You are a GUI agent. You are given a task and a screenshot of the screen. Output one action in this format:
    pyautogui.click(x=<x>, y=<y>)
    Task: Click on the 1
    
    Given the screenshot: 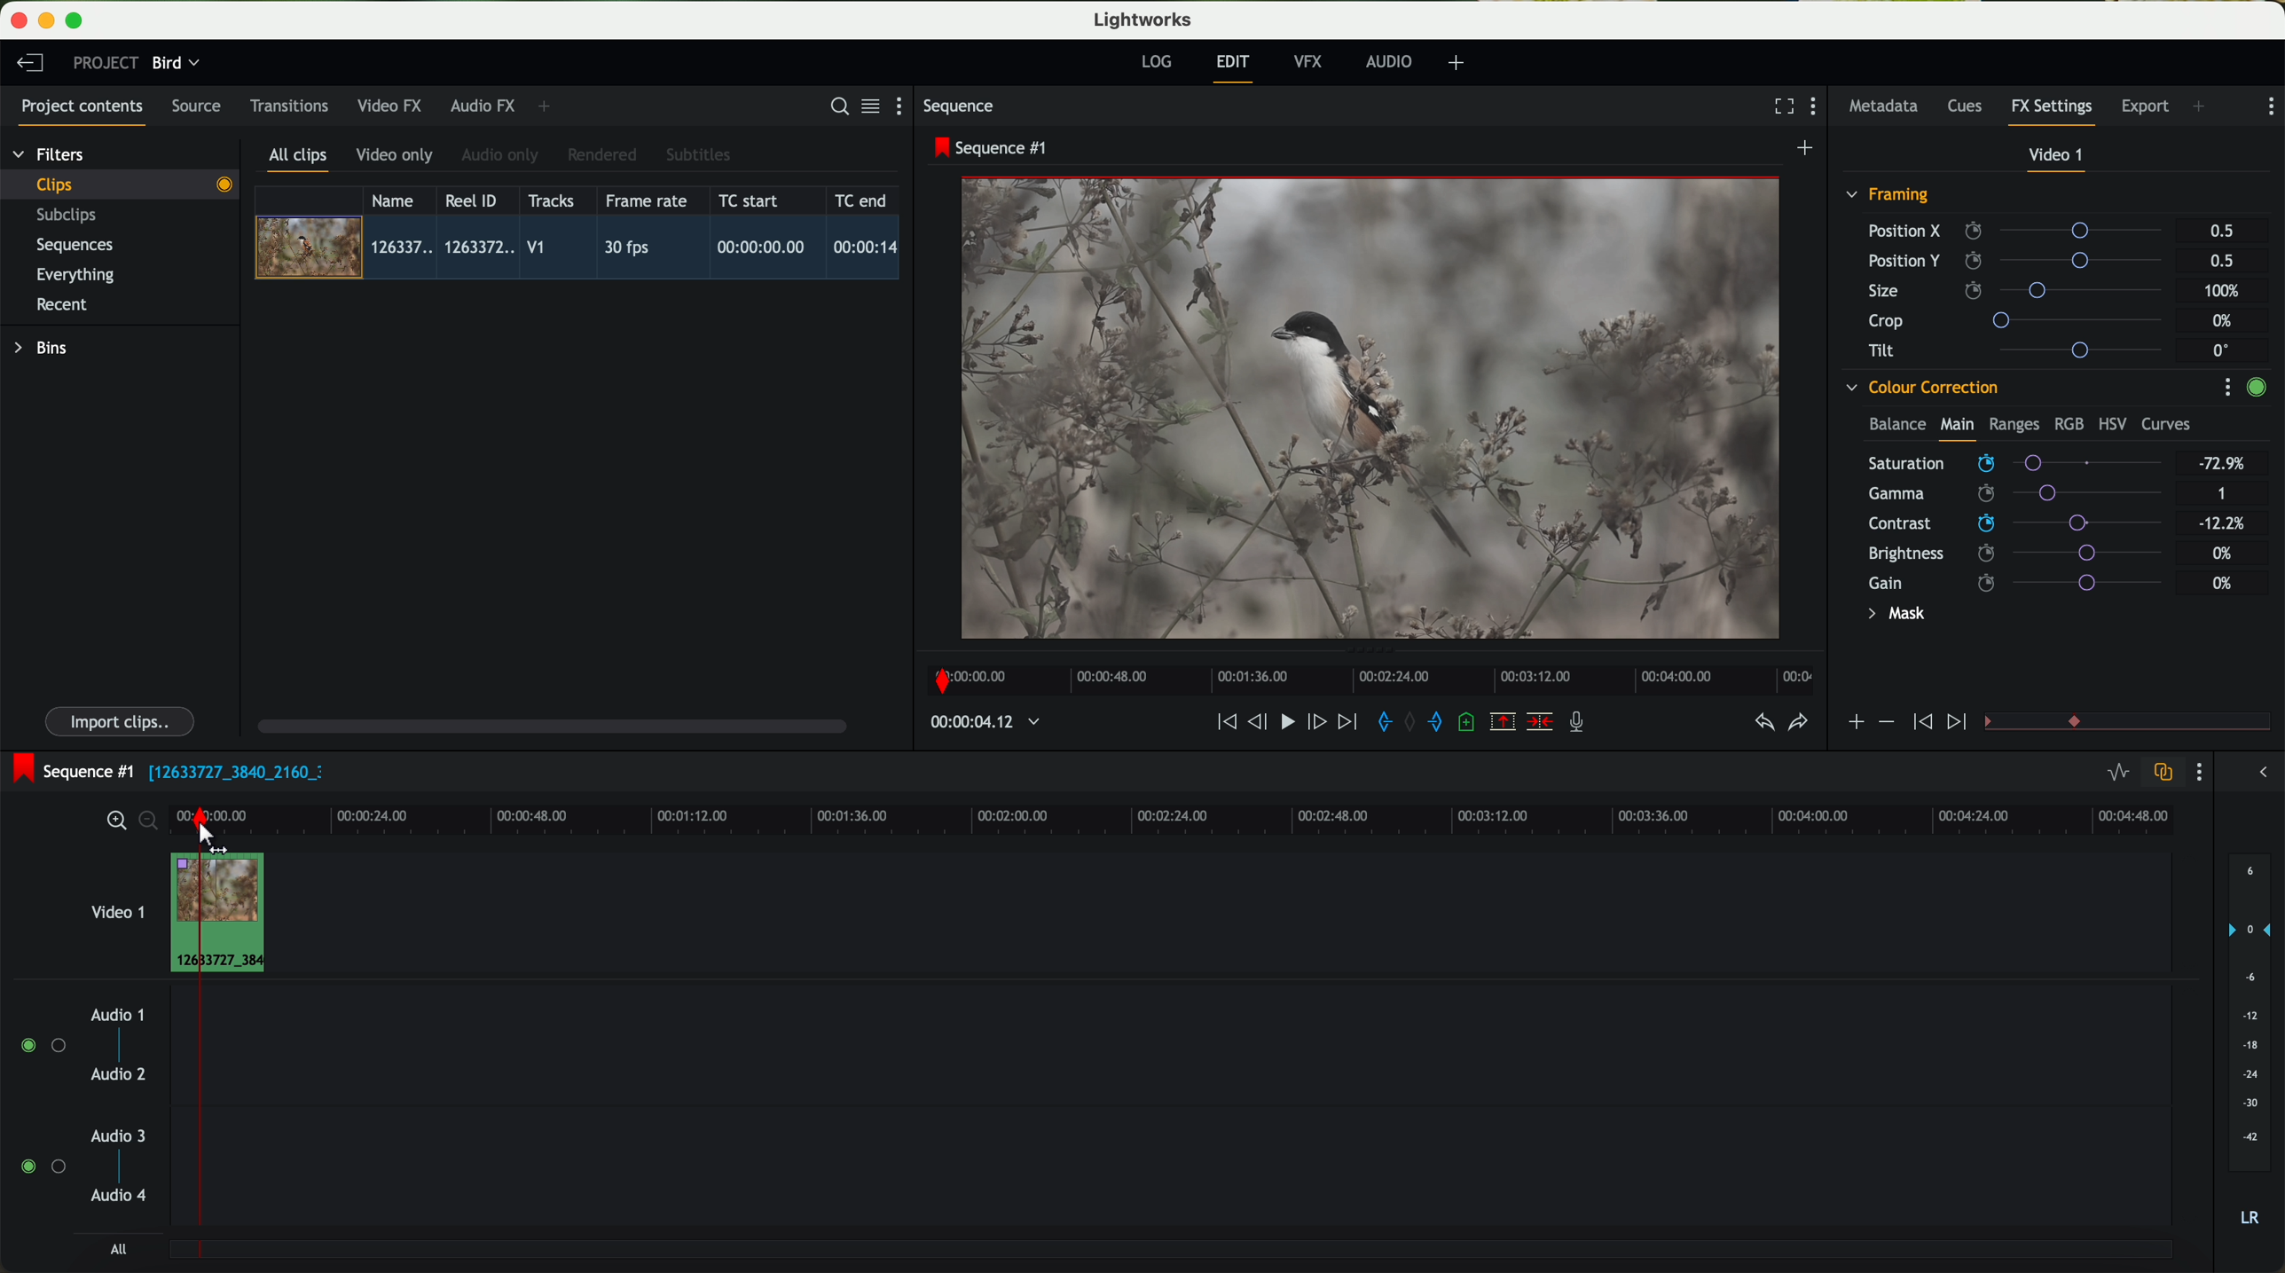 What is the action you would take?
    pyautogui.click(x=2223, y=495)
    